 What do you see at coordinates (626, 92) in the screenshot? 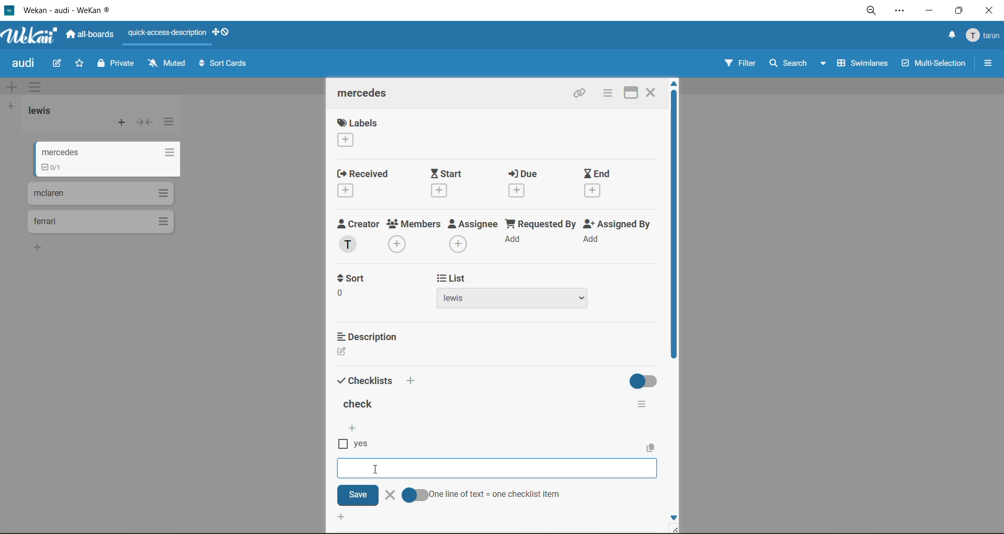
I see `maximize` at bounding box center [626, 92].